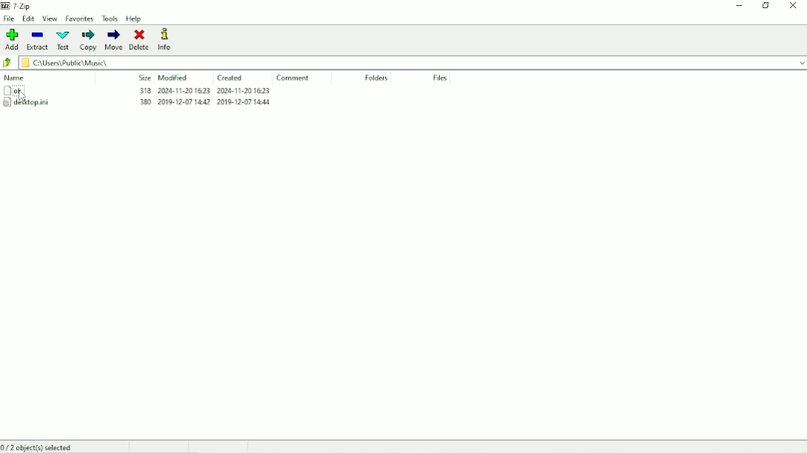  I want to click on Minimize, so click(738, 7).